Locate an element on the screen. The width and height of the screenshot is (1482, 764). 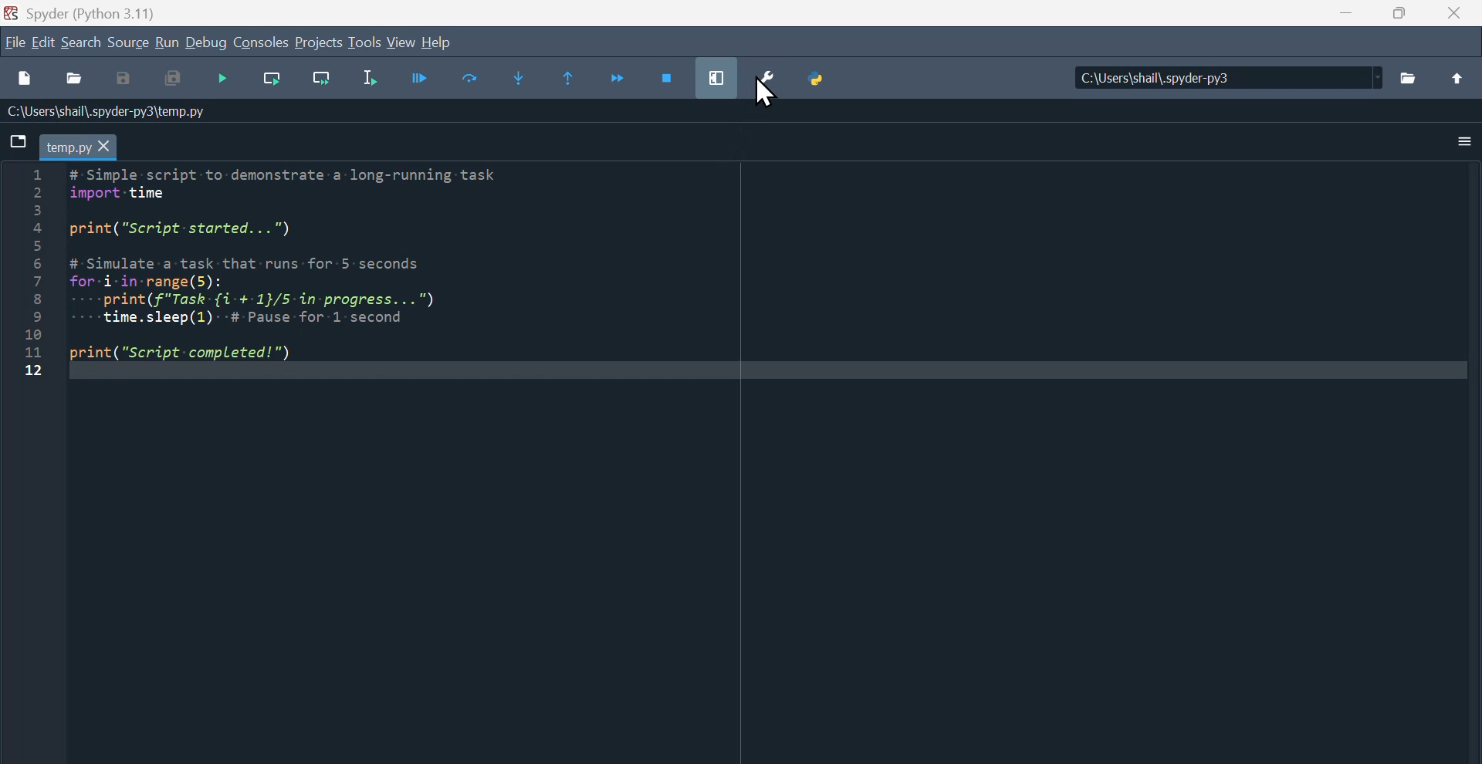
Run selection is located at coordinates (372, 83).